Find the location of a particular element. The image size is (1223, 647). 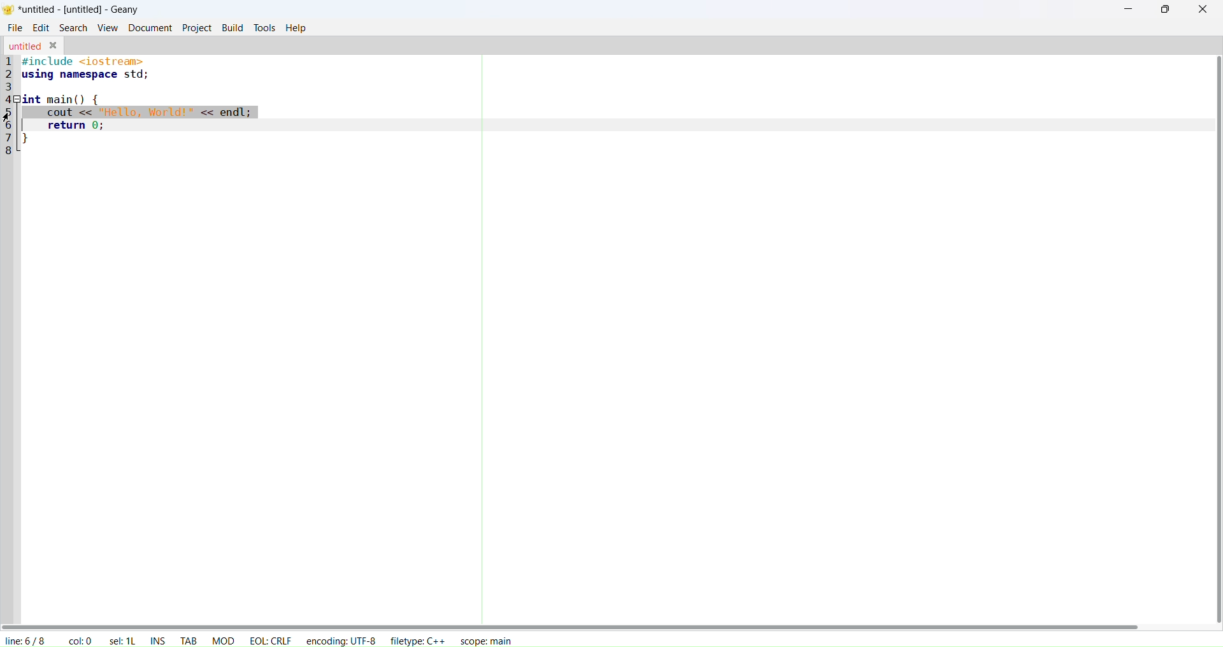

project is located at coordinates (196, 27).